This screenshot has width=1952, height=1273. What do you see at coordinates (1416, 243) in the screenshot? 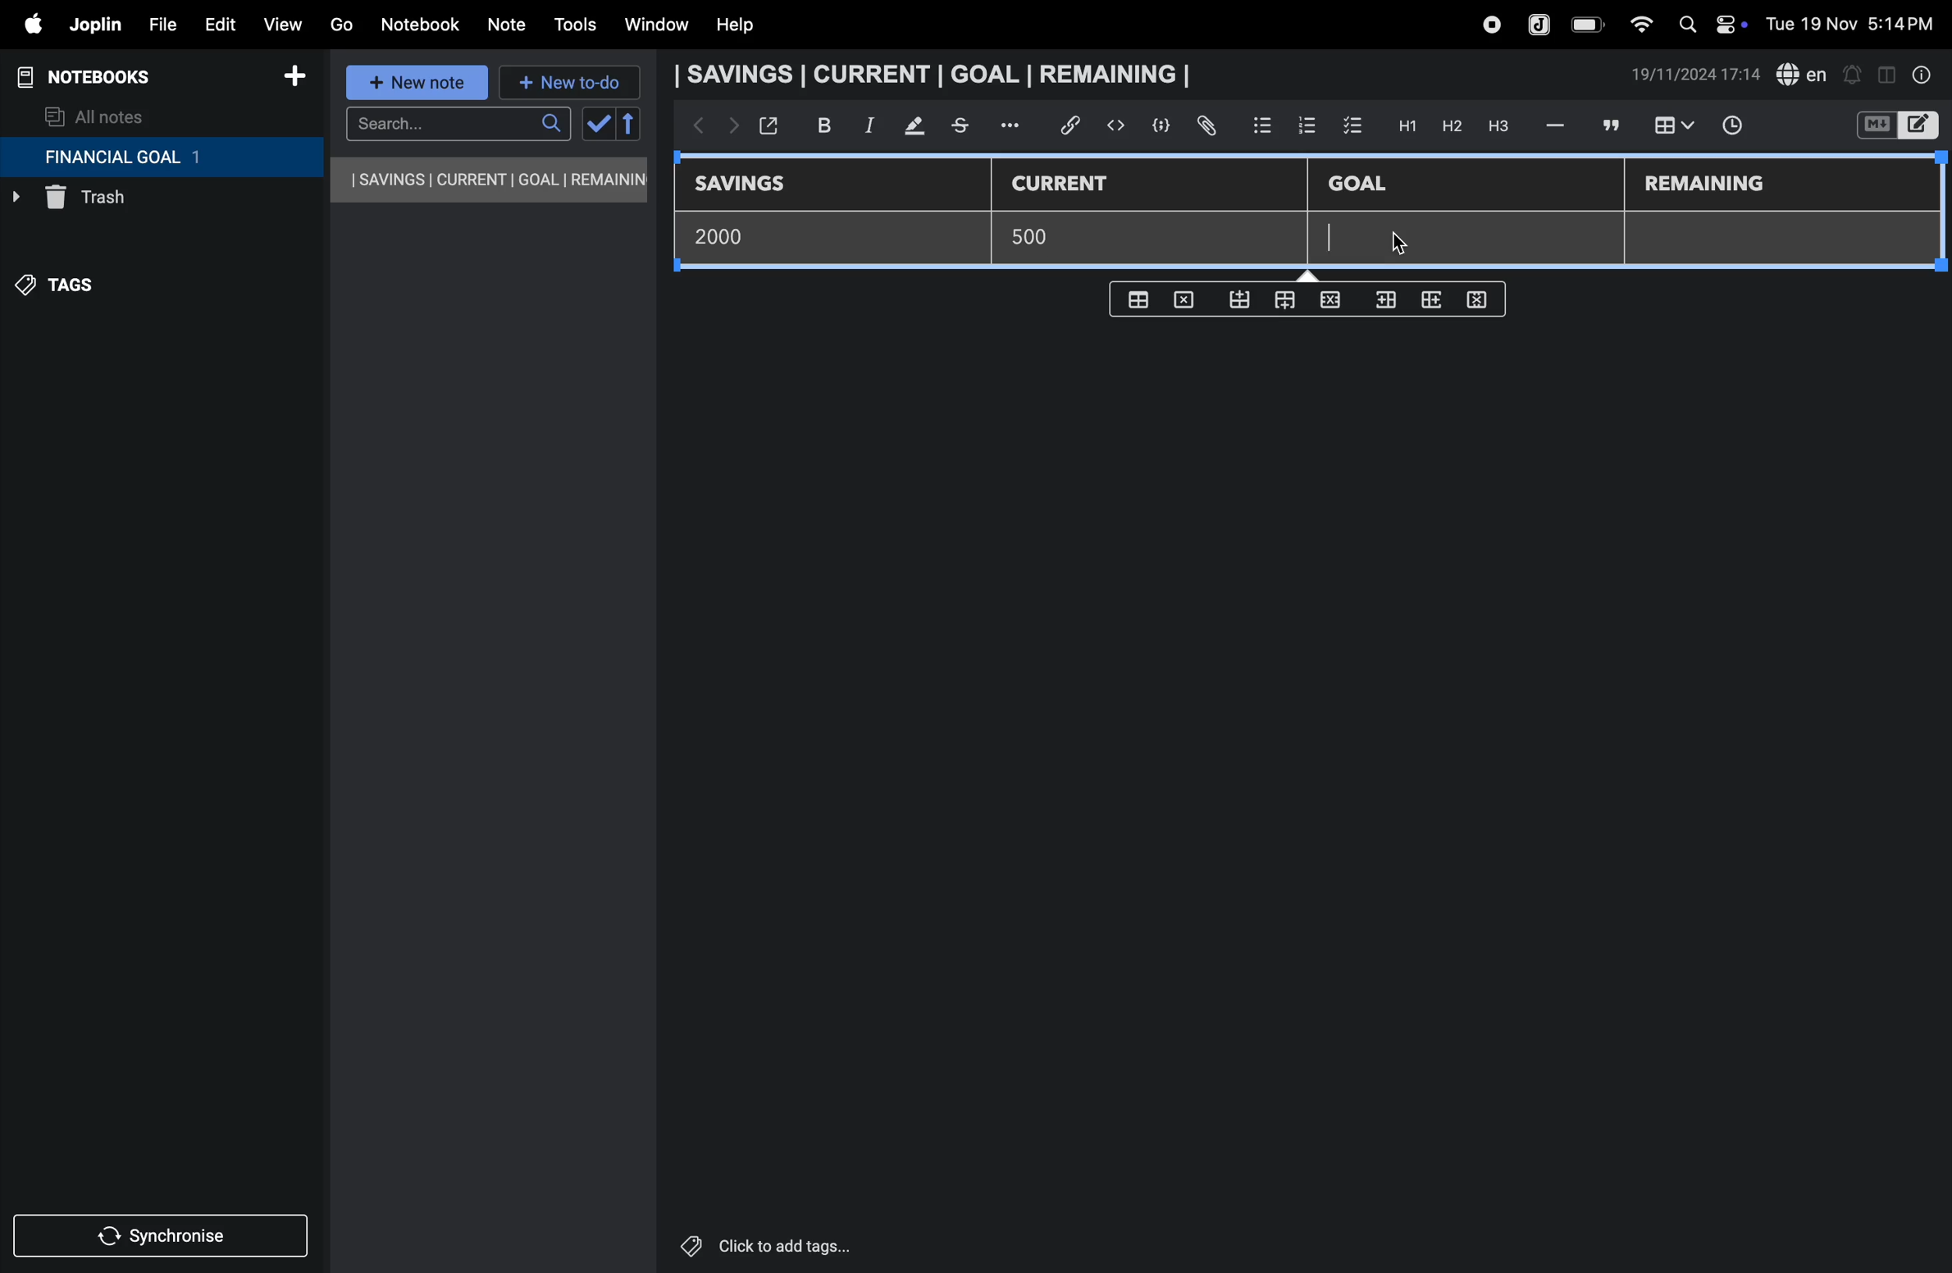
I see `cursor` at bounding box center [1416, 243].